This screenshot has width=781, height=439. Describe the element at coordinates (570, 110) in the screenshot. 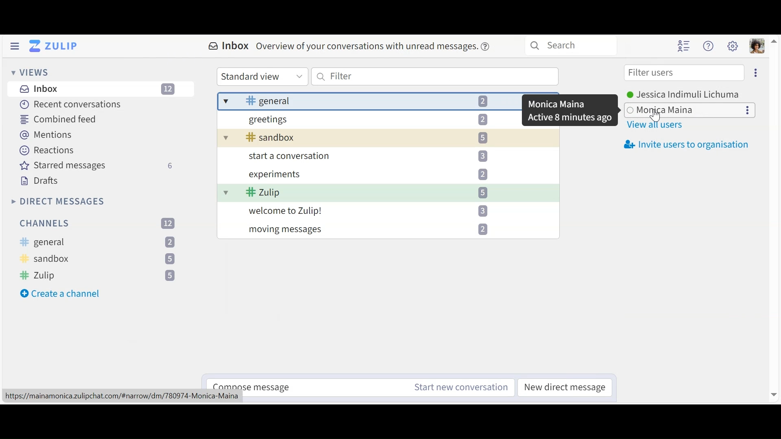

I see `pop up` at that location.